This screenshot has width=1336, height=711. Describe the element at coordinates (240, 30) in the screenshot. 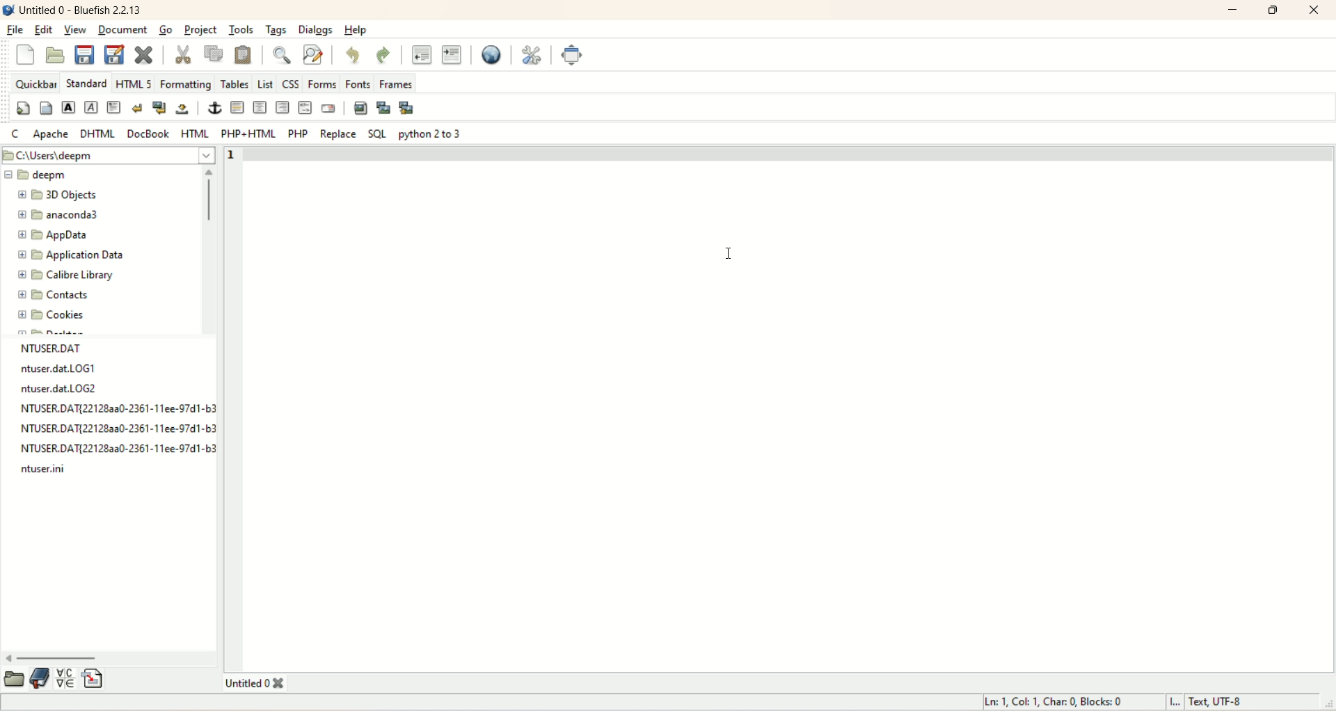

I see `tools` at that location.